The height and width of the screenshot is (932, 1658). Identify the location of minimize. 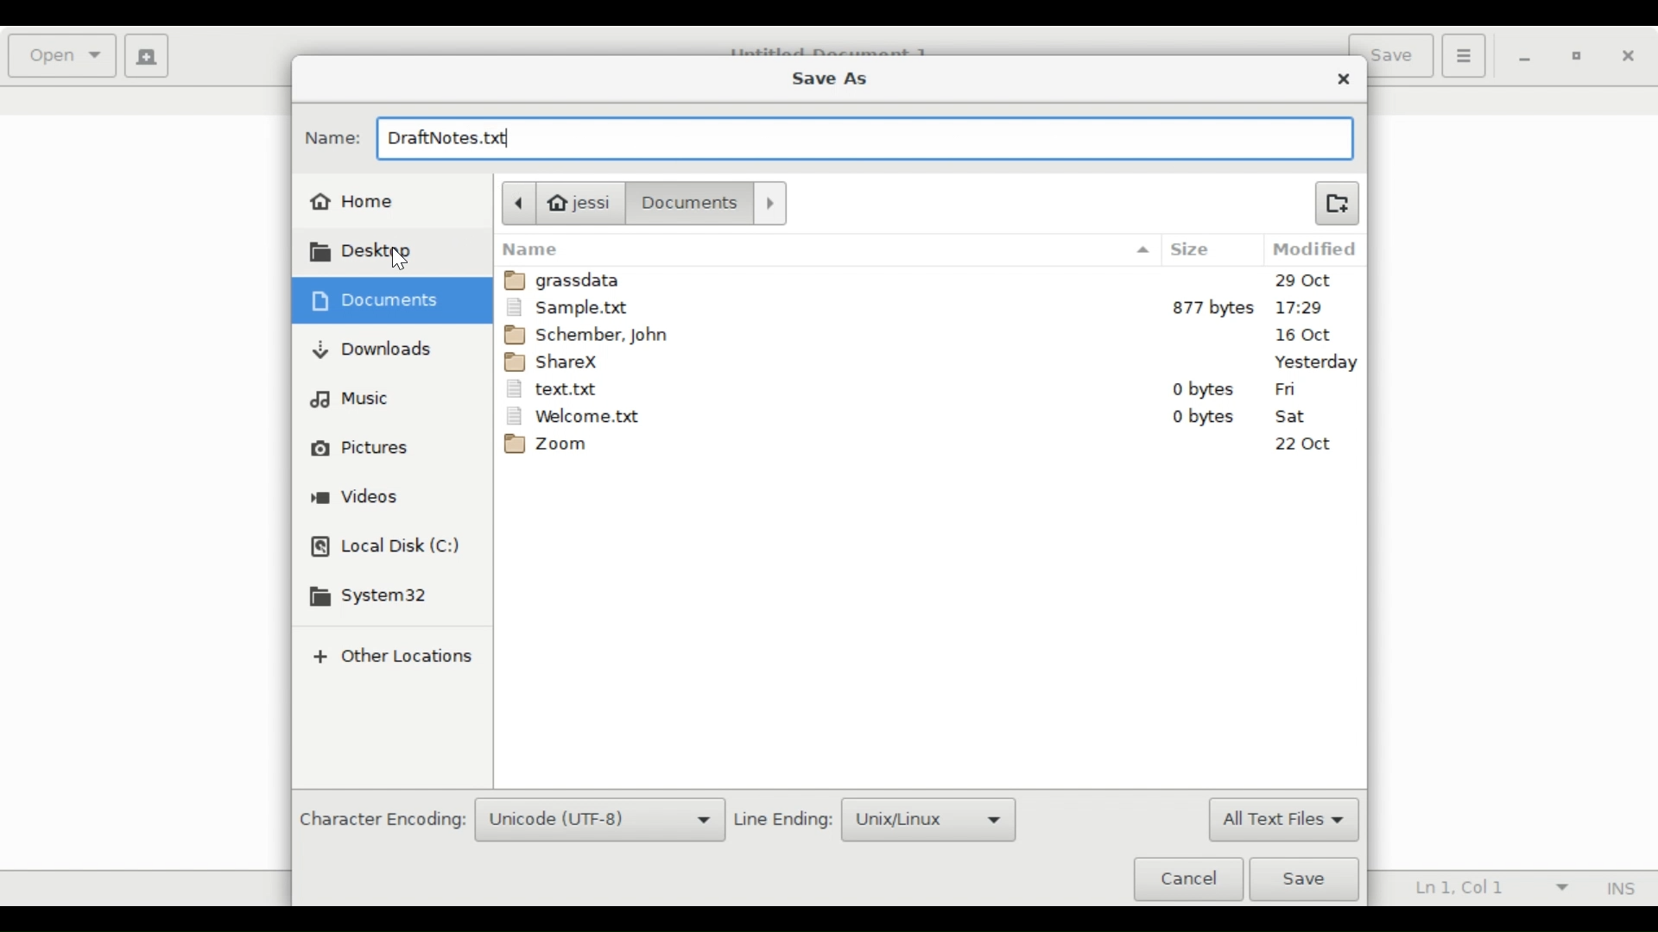
(1528, 58).